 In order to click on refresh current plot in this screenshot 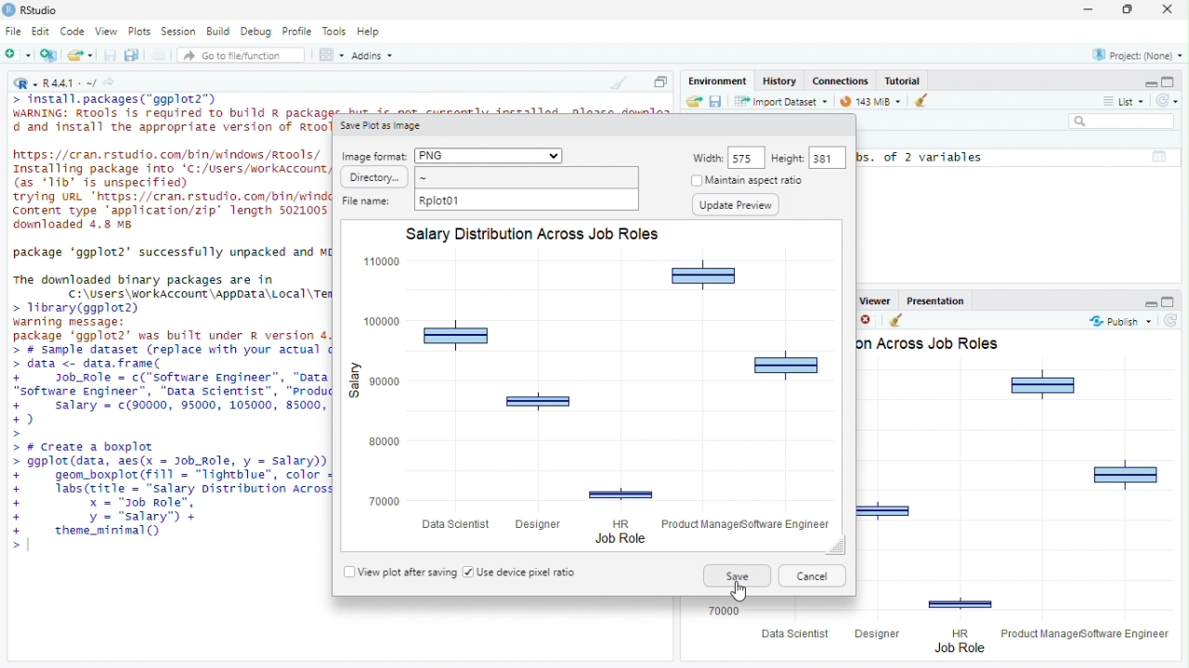, I will do `click(1172, 320)`.